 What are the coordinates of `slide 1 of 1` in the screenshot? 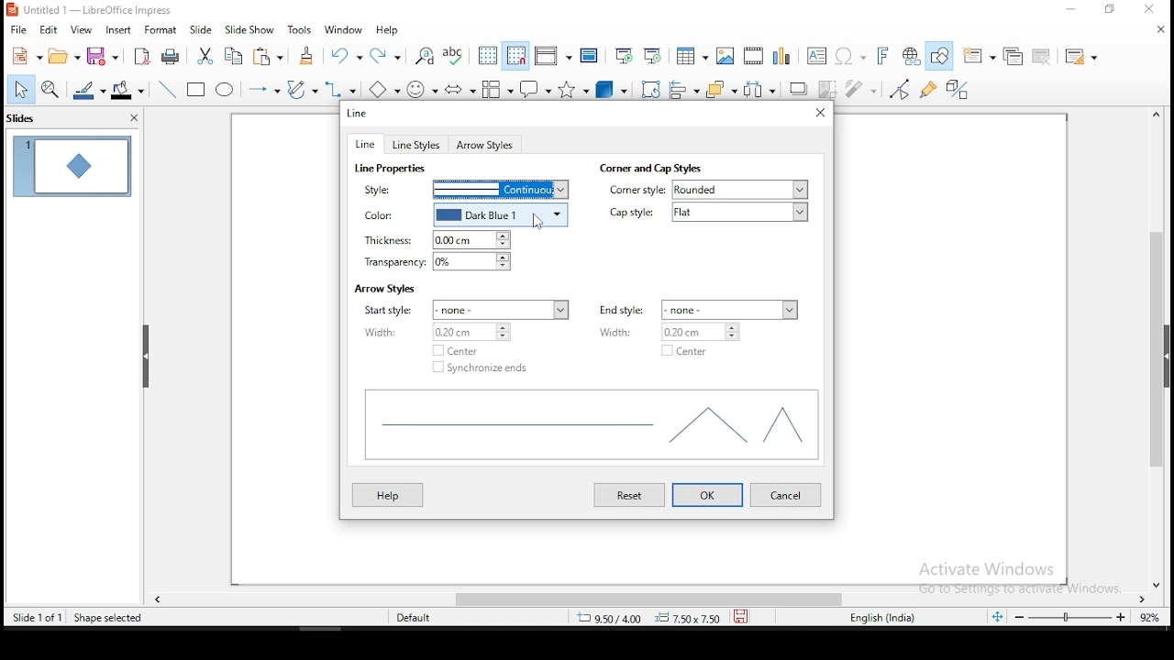 It's located at (38, 614).